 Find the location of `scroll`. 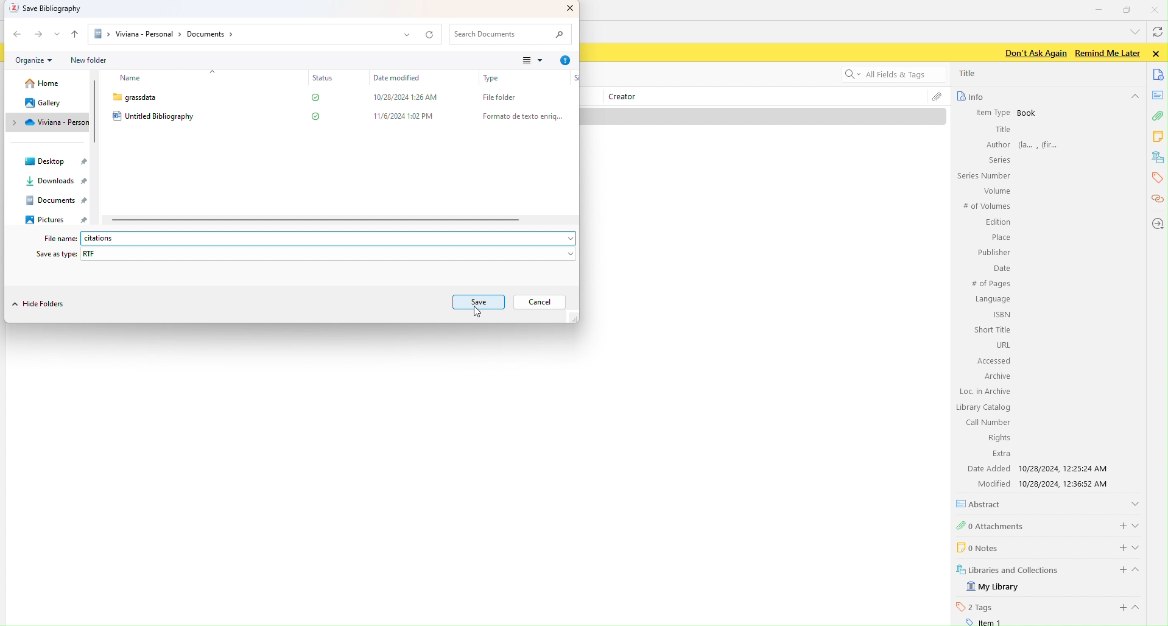

scroll is located at coordinates (97, 112).